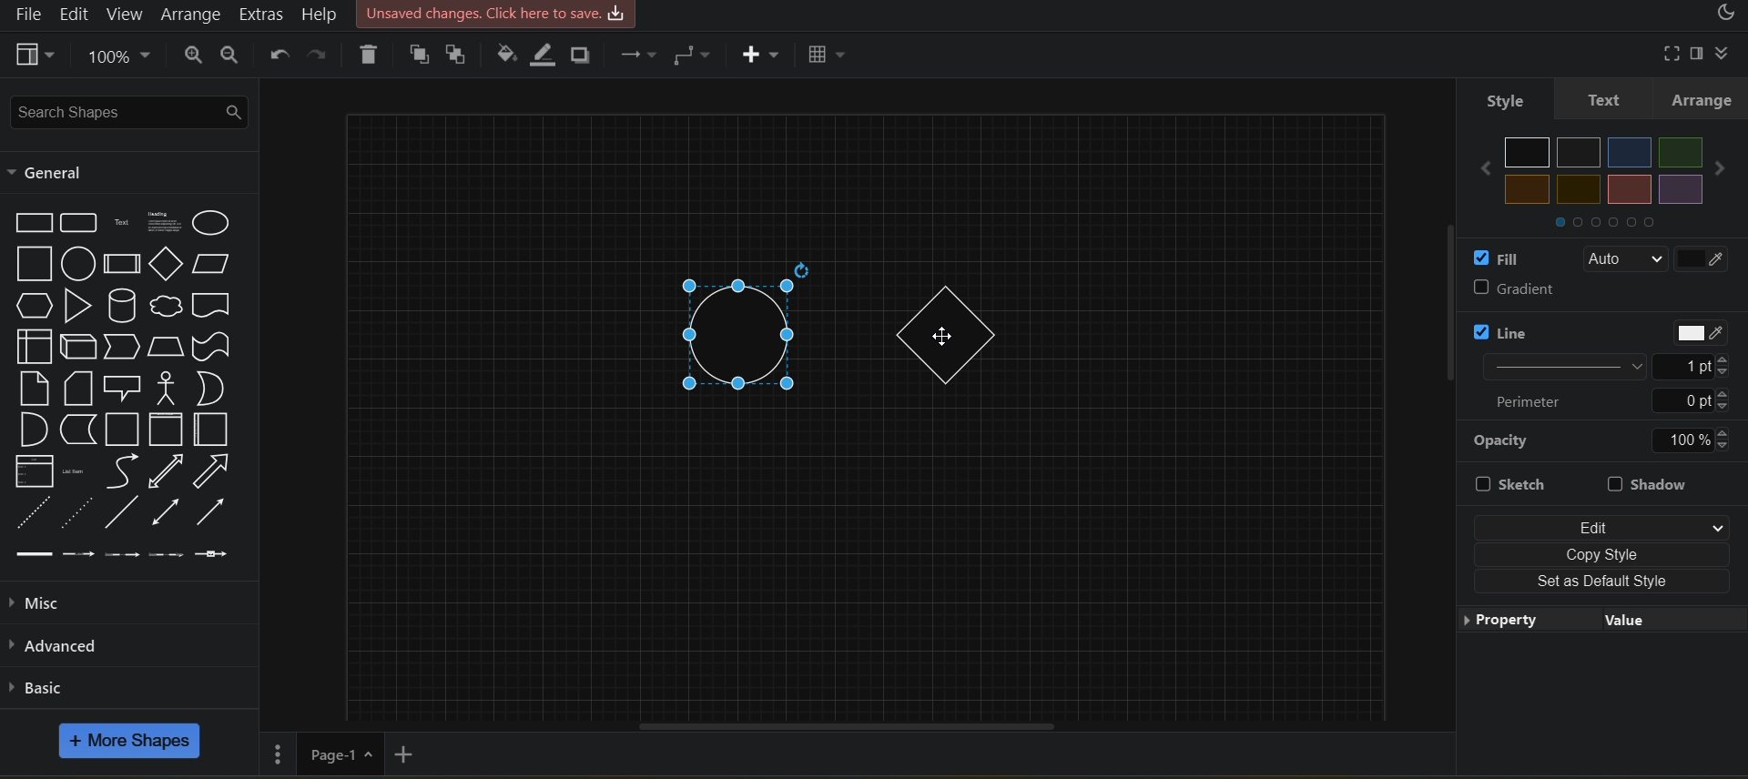 The width and height of the screenshot is (1748, 779). What do you see at coordinates (35, 56) in the screenshot?
I see `view` at bounding box center [35, 56].